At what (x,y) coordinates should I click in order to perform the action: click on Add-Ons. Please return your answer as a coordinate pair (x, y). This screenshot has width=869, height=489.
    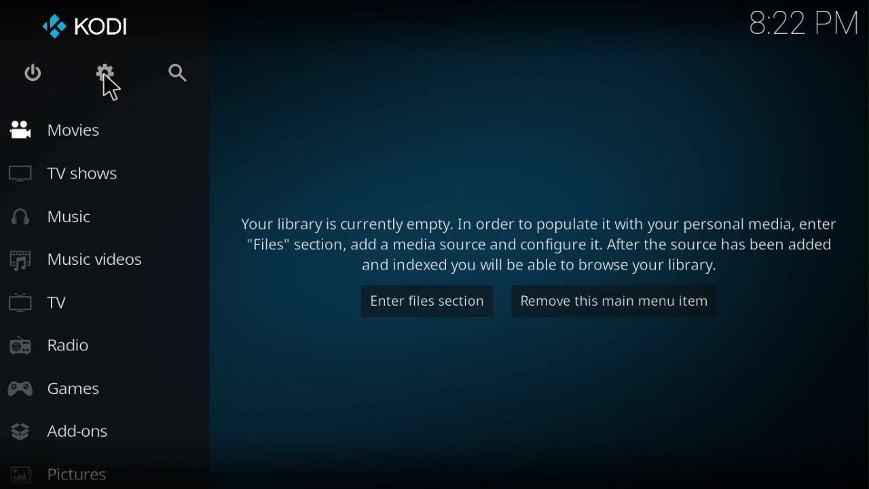
    Looking at the image, I should click on (60, 431).